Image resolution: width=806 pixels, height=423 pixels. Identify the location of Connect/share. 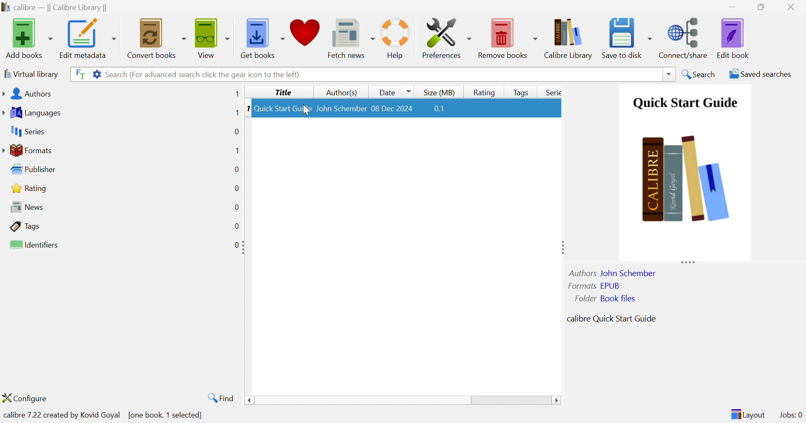
(684, 38).